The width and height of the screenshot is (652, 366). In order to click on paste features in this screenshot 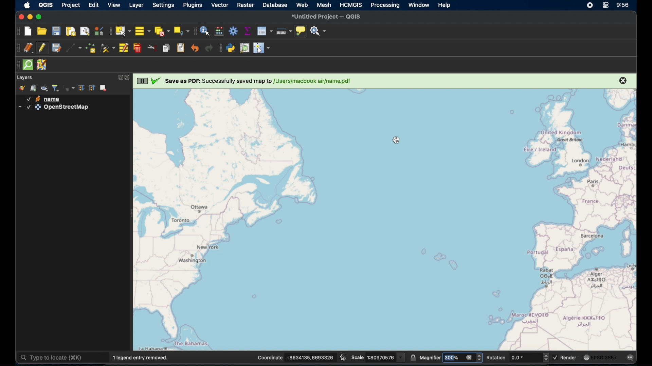, I will do `click(181, 48)`.